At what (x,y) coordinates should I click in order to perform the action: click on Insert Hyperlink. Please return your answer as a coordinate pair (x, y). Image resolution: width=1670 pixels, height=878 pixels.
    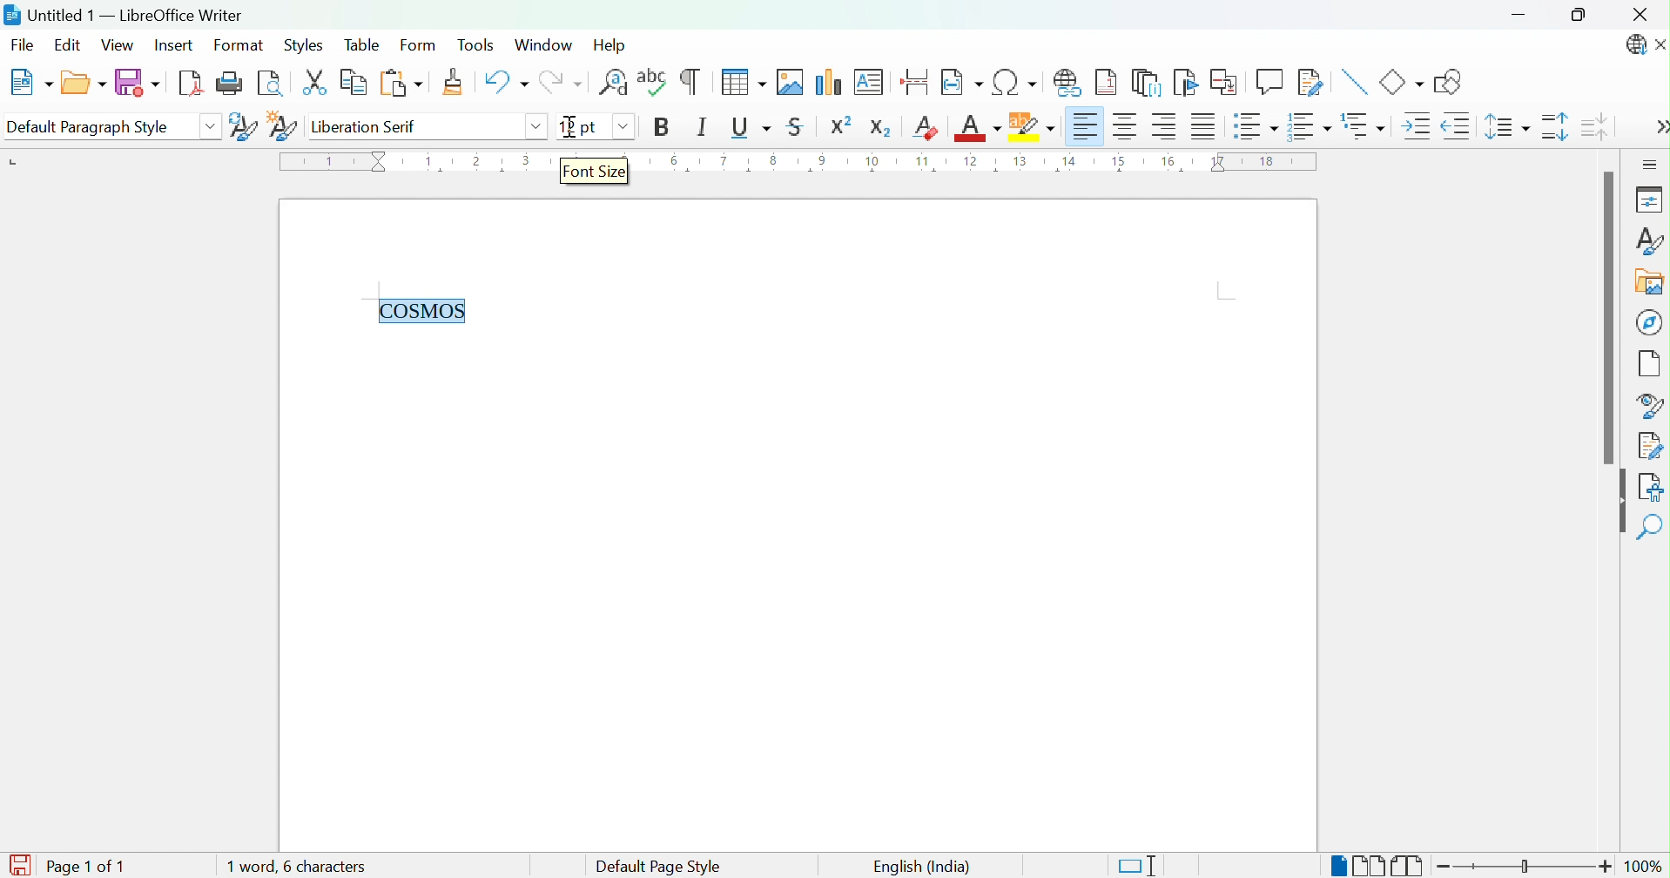
    Looking at the image, I should click on (1069, 80).